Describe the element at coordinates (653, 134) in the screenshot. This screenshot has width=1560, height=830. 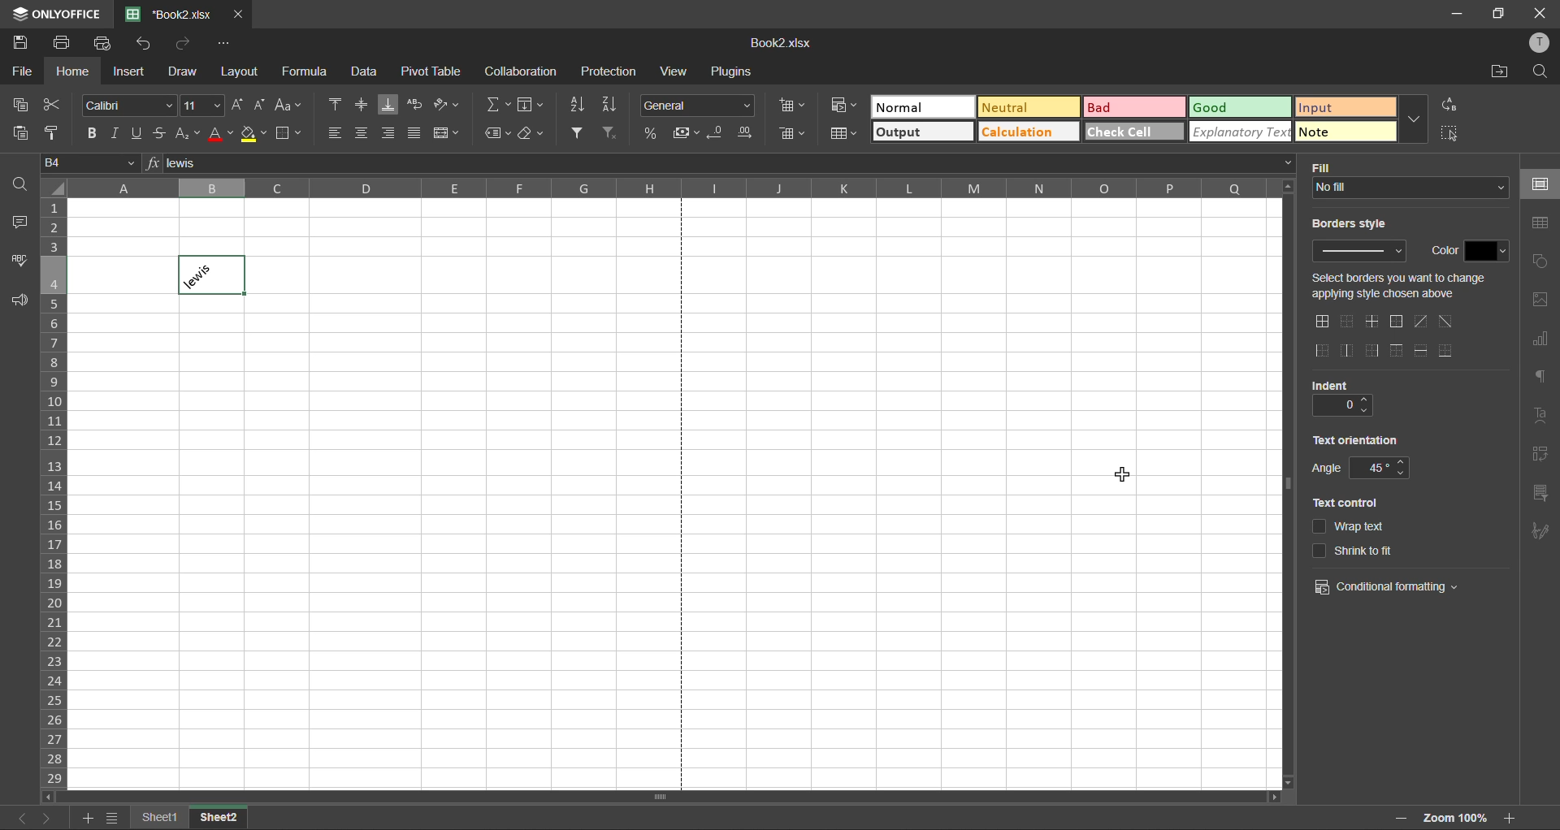
I see `percent` at that location.